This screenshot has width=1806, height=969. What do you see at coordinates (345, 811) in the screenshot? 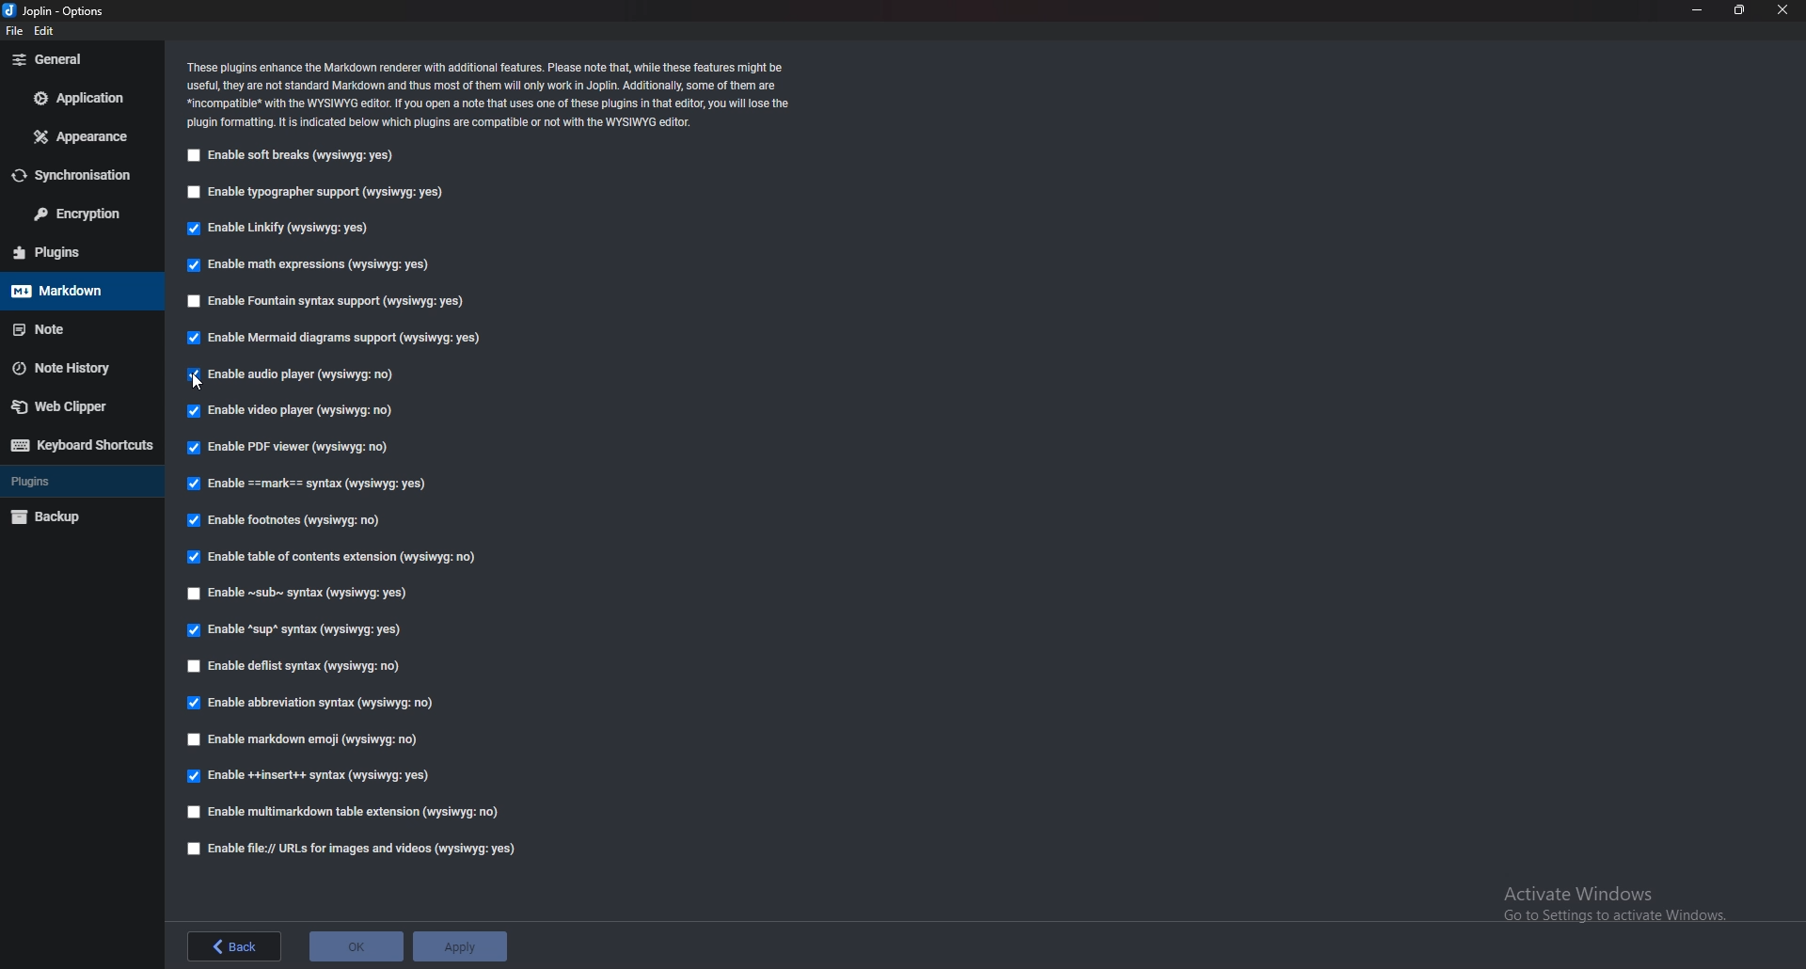
I see `enable multimarkdown table extension` at bounding box center [345, 811].